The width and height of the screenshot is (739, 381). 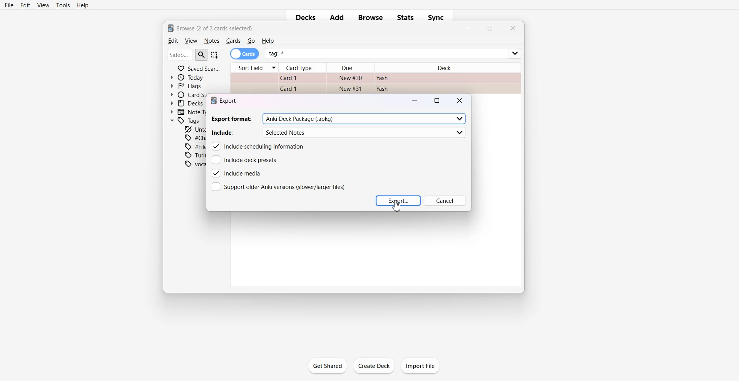 I want to click on Minimize, so click(x=468, y=29).